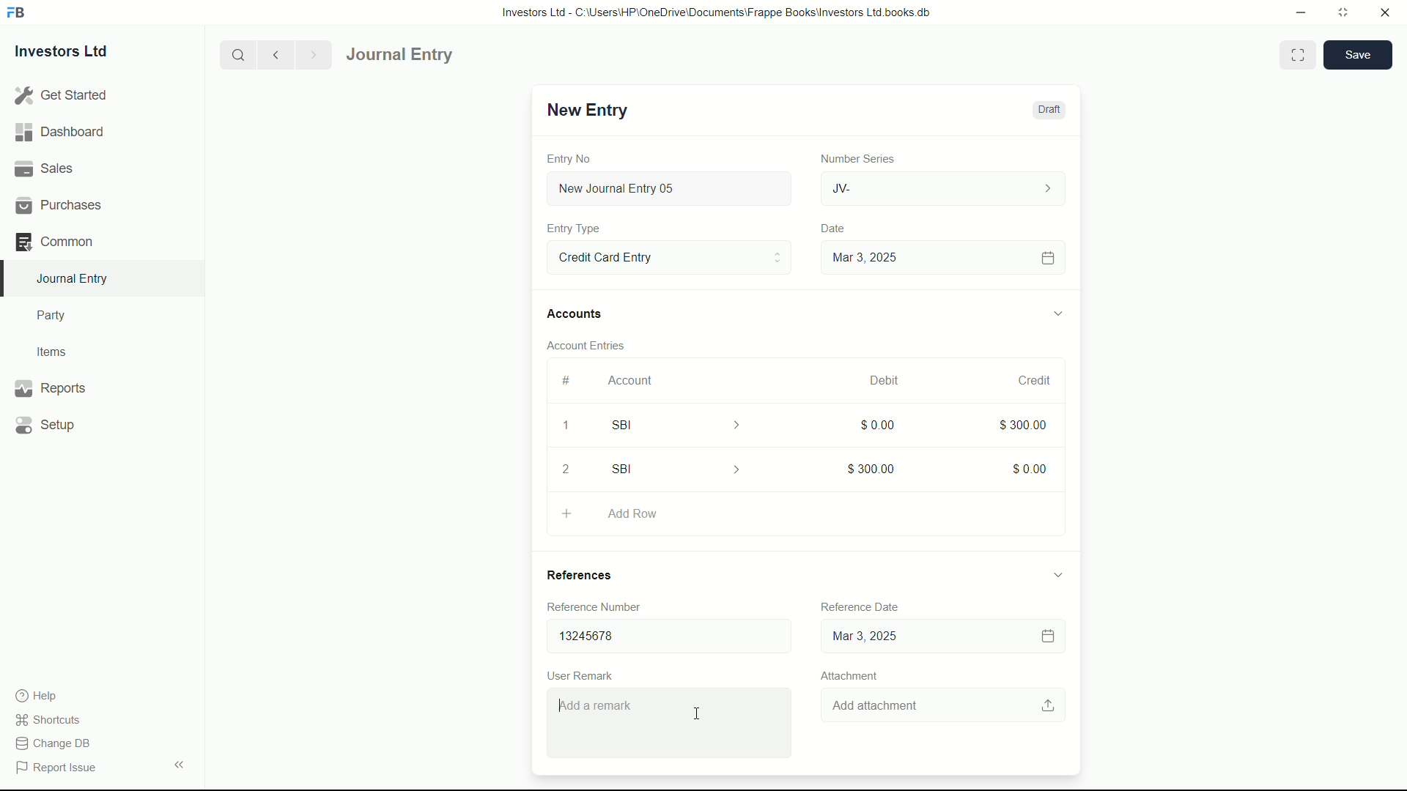  I want to click on Entry Type, so click(574, 229).